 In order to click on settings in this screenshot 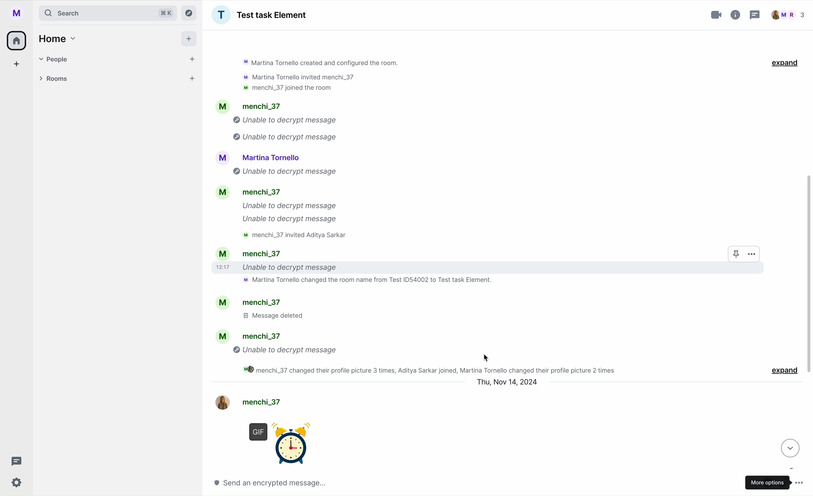, I will do `click(17, 483)`.